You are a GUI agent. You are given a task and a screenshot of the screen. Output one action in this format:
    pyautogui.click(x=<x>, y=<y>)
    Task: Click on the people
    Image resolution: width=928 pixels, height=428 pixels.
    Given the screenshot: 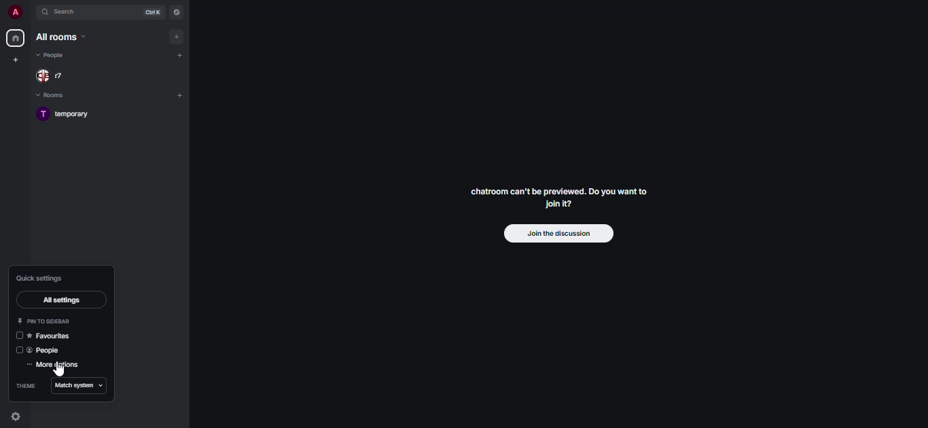 What is the action you would take?
    pyautogui.click(x=56, y=76)
    